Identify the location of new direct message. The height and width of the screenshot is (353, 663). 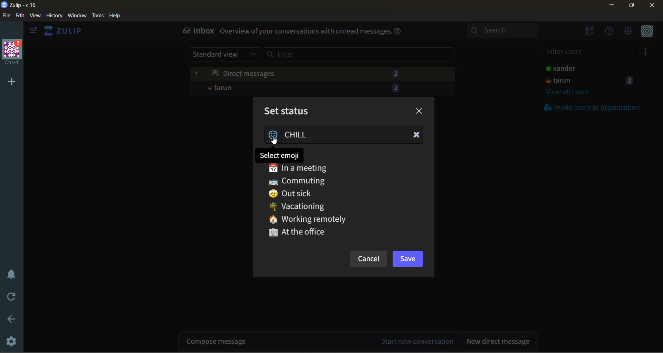
(498, 341).